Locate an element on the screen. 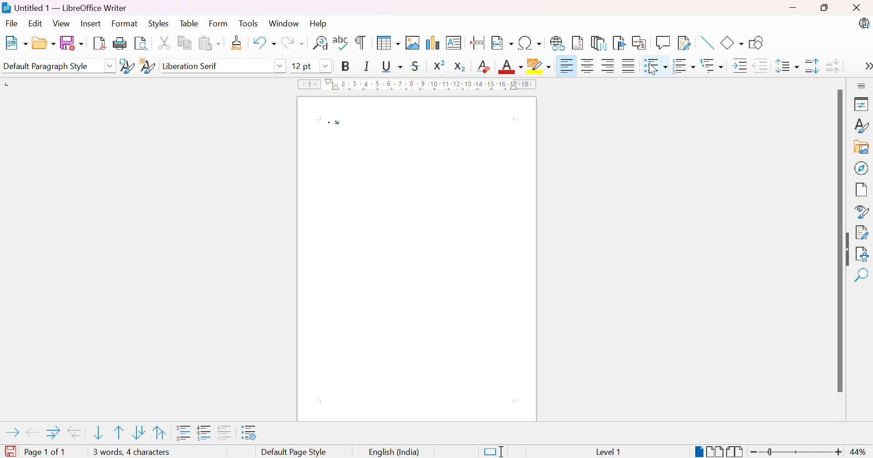  Subscript is located at coordinates (460, 67).